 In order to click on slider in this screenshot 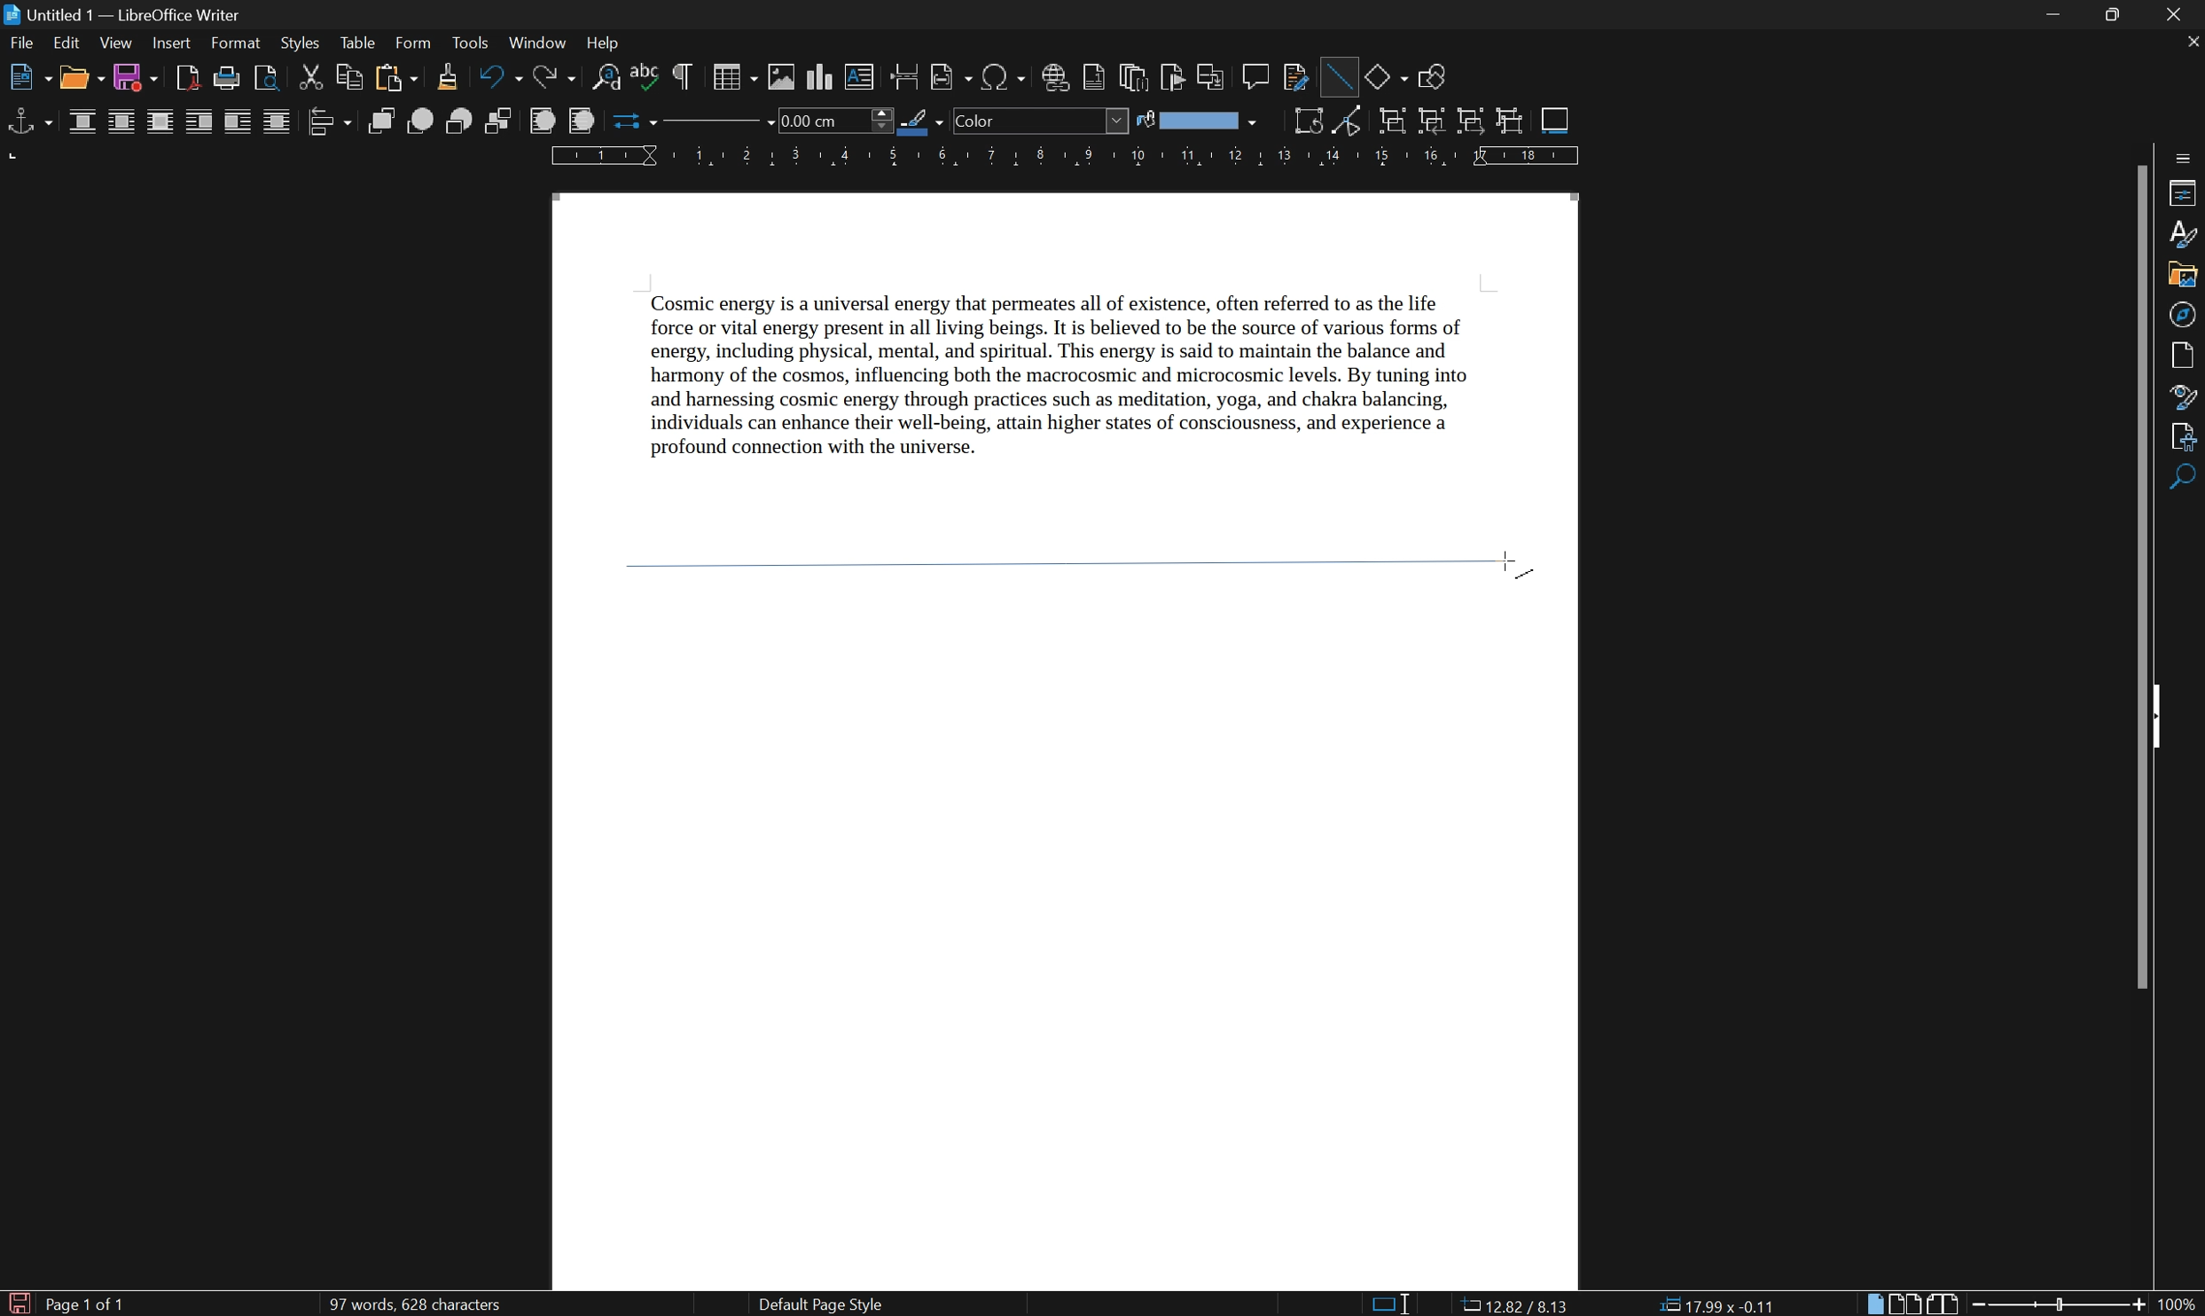, I will do `click(2063, 1303)`.